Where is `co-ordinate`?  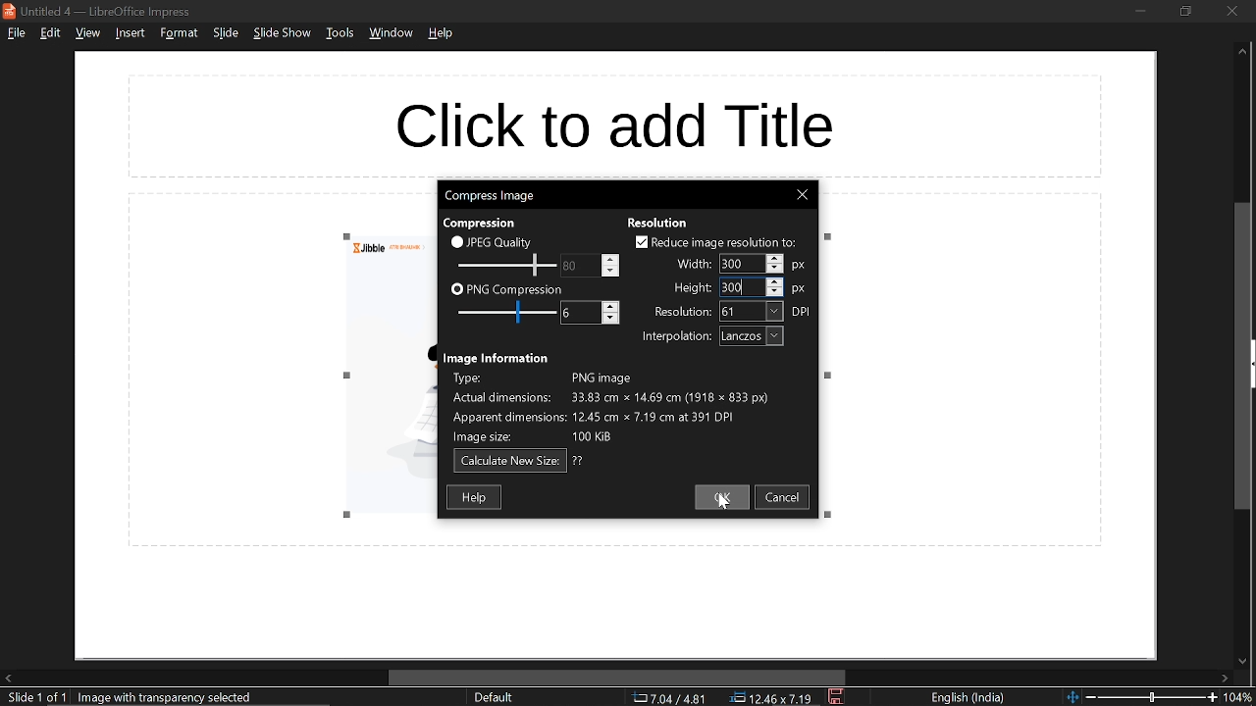
co-ordinate is located at coordinates (669, 698).